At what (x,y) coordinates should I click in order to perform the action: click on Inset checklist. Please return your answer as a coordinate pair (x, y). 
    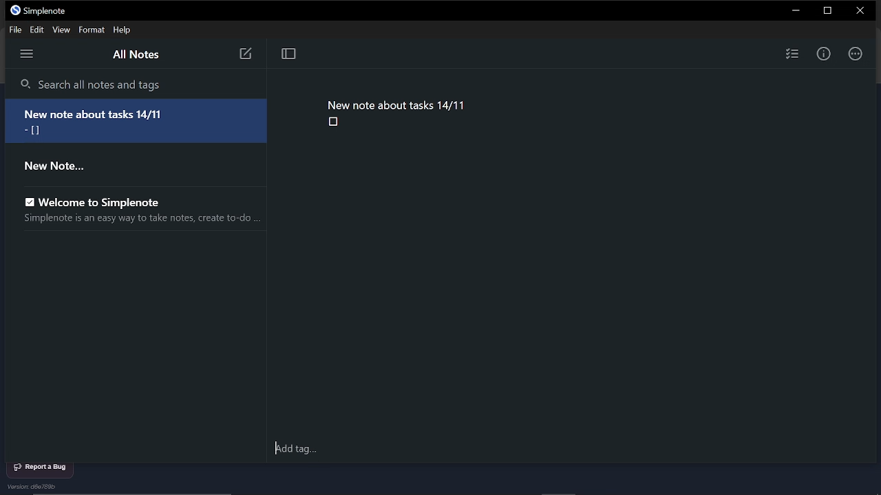
    Looking at the image, I should click on (792, 54).